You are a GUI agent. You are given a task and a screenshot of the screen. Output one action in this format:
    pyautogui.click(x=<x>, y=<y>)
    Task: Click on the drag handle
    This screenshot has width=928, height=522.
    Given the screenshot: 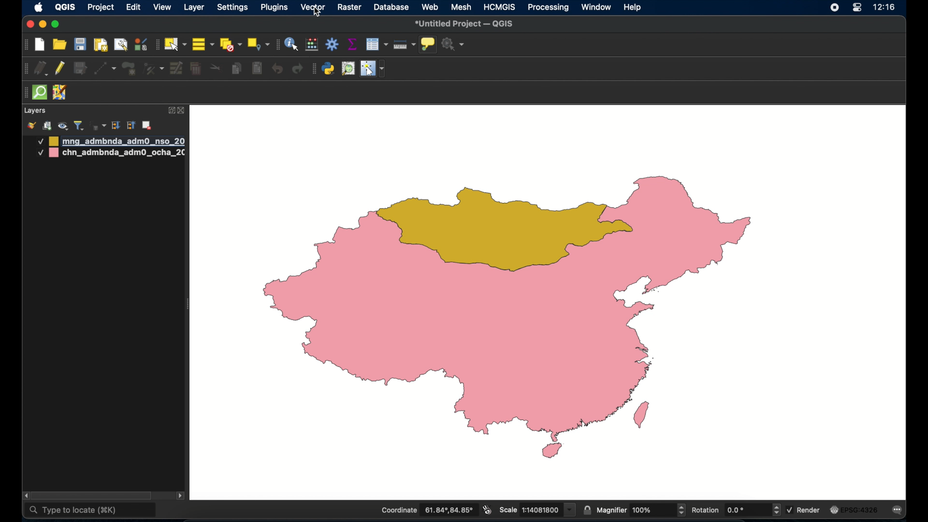 What is the action you would take?
    pyautogui.click(x=23, y=93)
    